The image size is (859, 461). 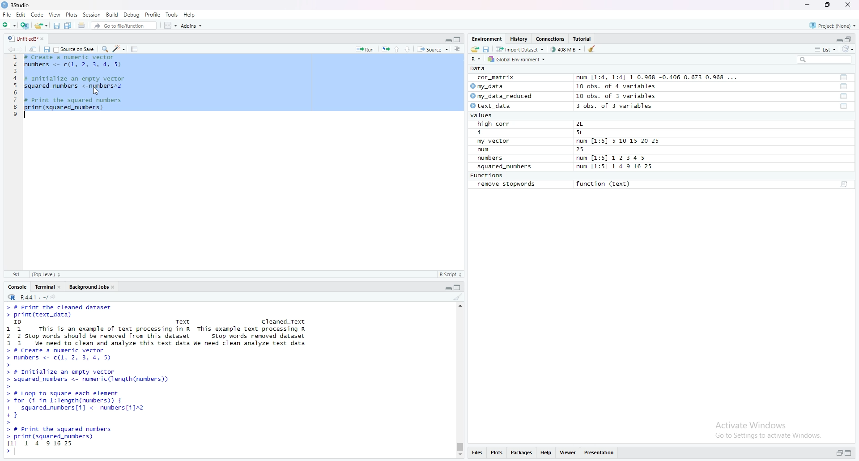 What do you see at coordinates (495, 133) in the screenshot?
I see `i` at bounding box center [495, 133].